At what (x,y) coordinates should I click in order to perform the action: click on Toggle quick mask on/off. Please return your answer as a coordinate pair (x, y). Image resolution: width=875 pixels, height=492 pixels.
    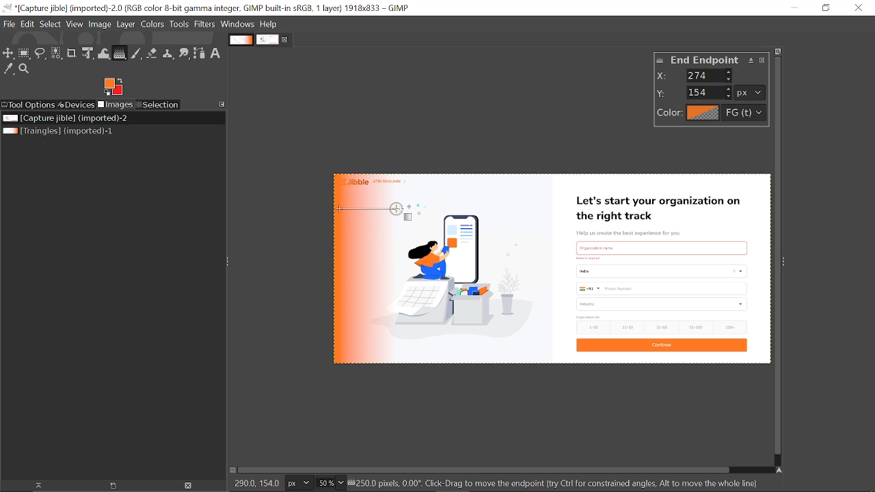
    Looking at the image, I should click on (233, 471).